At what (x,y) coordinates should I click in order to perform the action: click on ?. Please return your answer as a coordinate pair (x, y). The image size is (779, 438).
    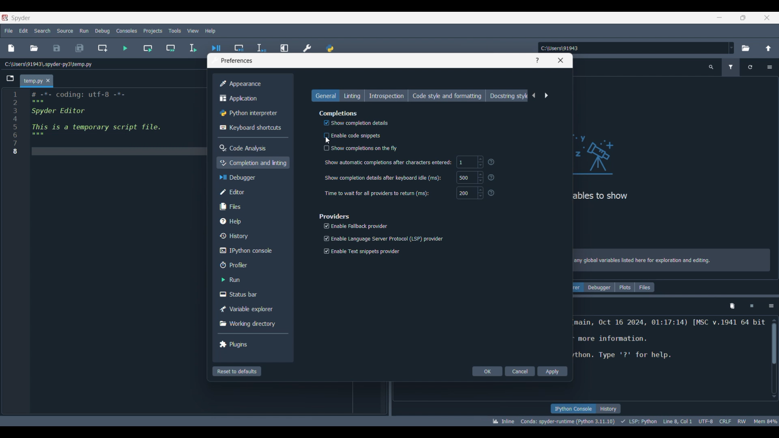
    Looking at the image, I should click on (493, 177).